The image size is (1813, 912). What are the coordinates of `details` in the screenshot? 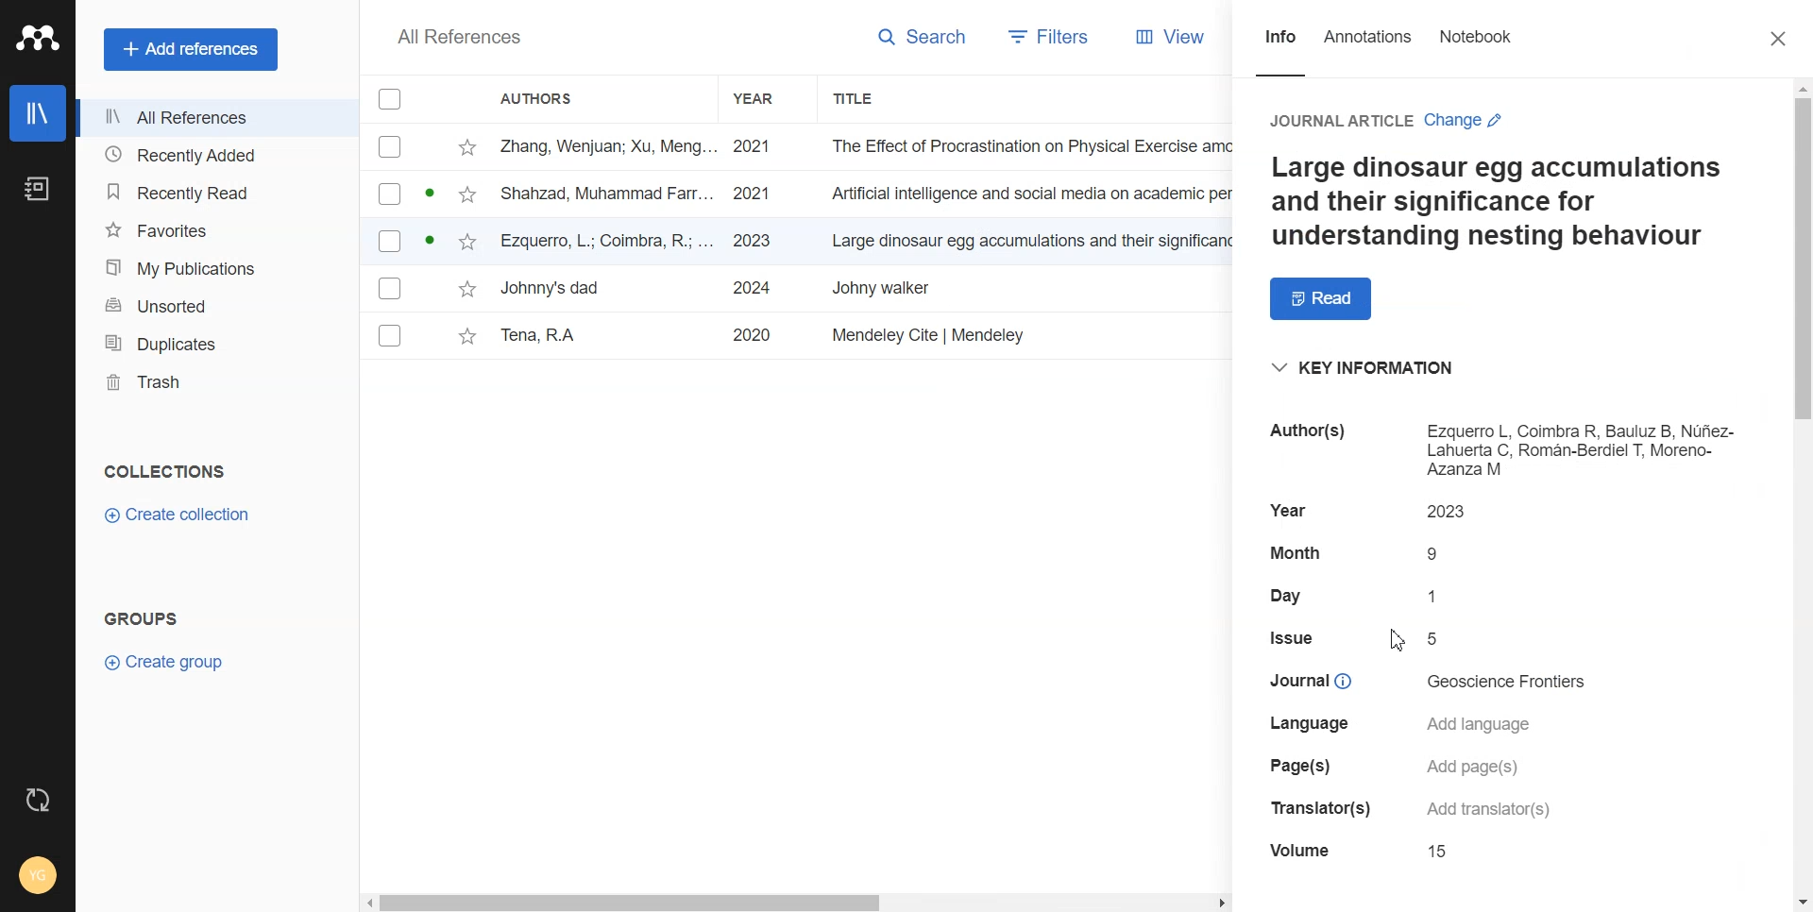 It's located at (1436, 553).